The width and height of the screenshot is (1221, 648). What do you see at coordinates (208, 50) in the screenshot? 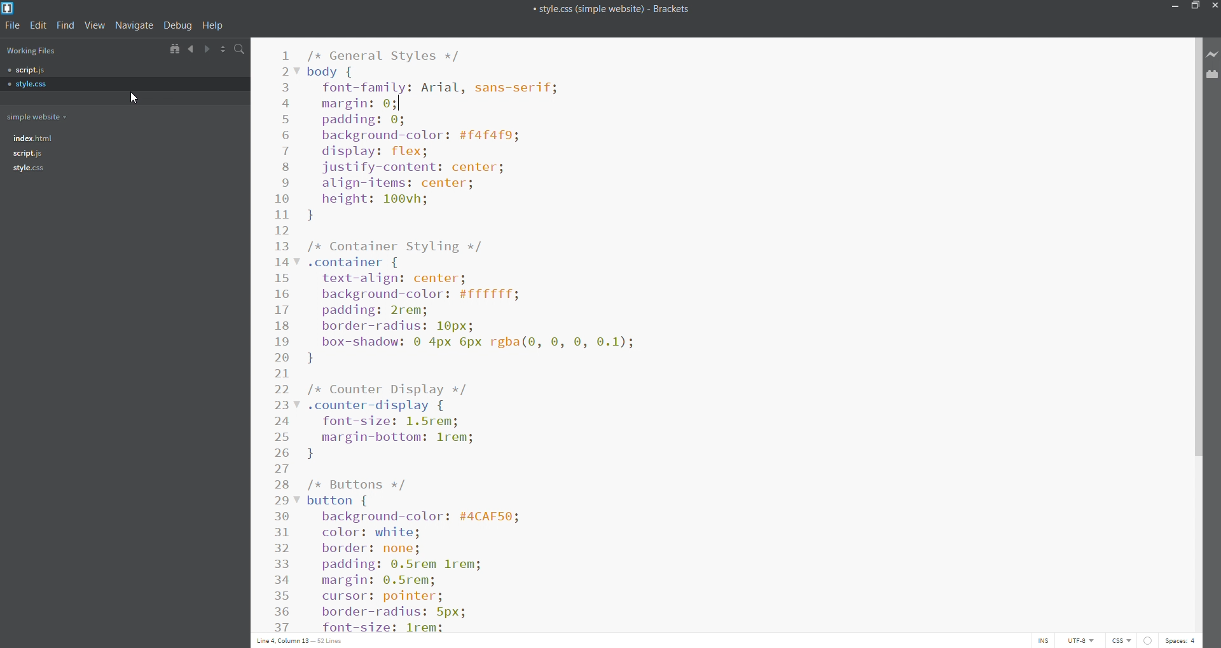
I see `navigate forward` at bounding box center [208, 50].